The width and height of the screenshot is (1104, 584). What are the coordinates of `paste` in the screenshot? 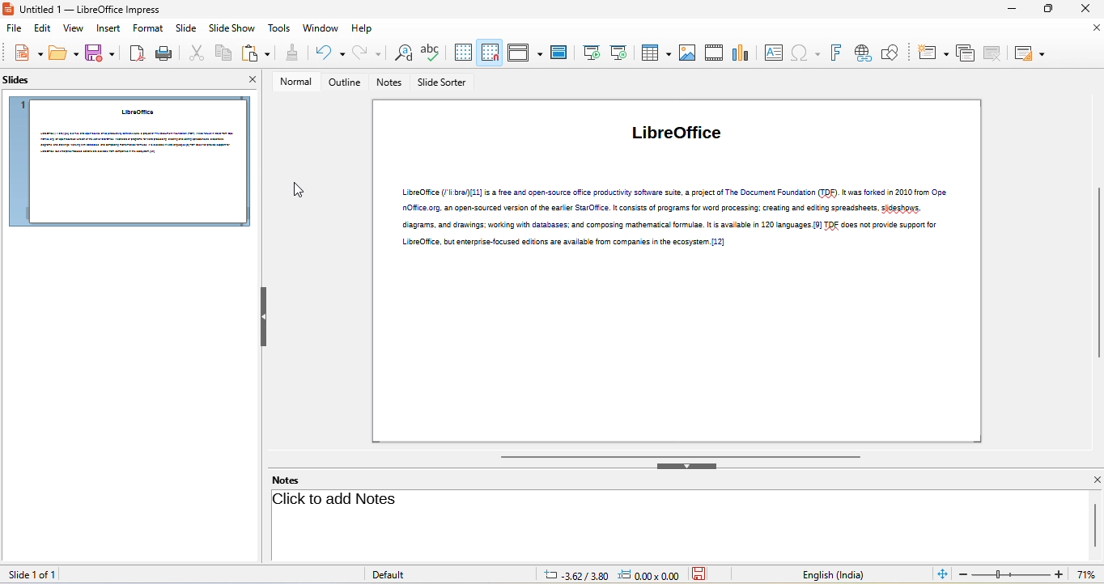 It's located at (254, 53).